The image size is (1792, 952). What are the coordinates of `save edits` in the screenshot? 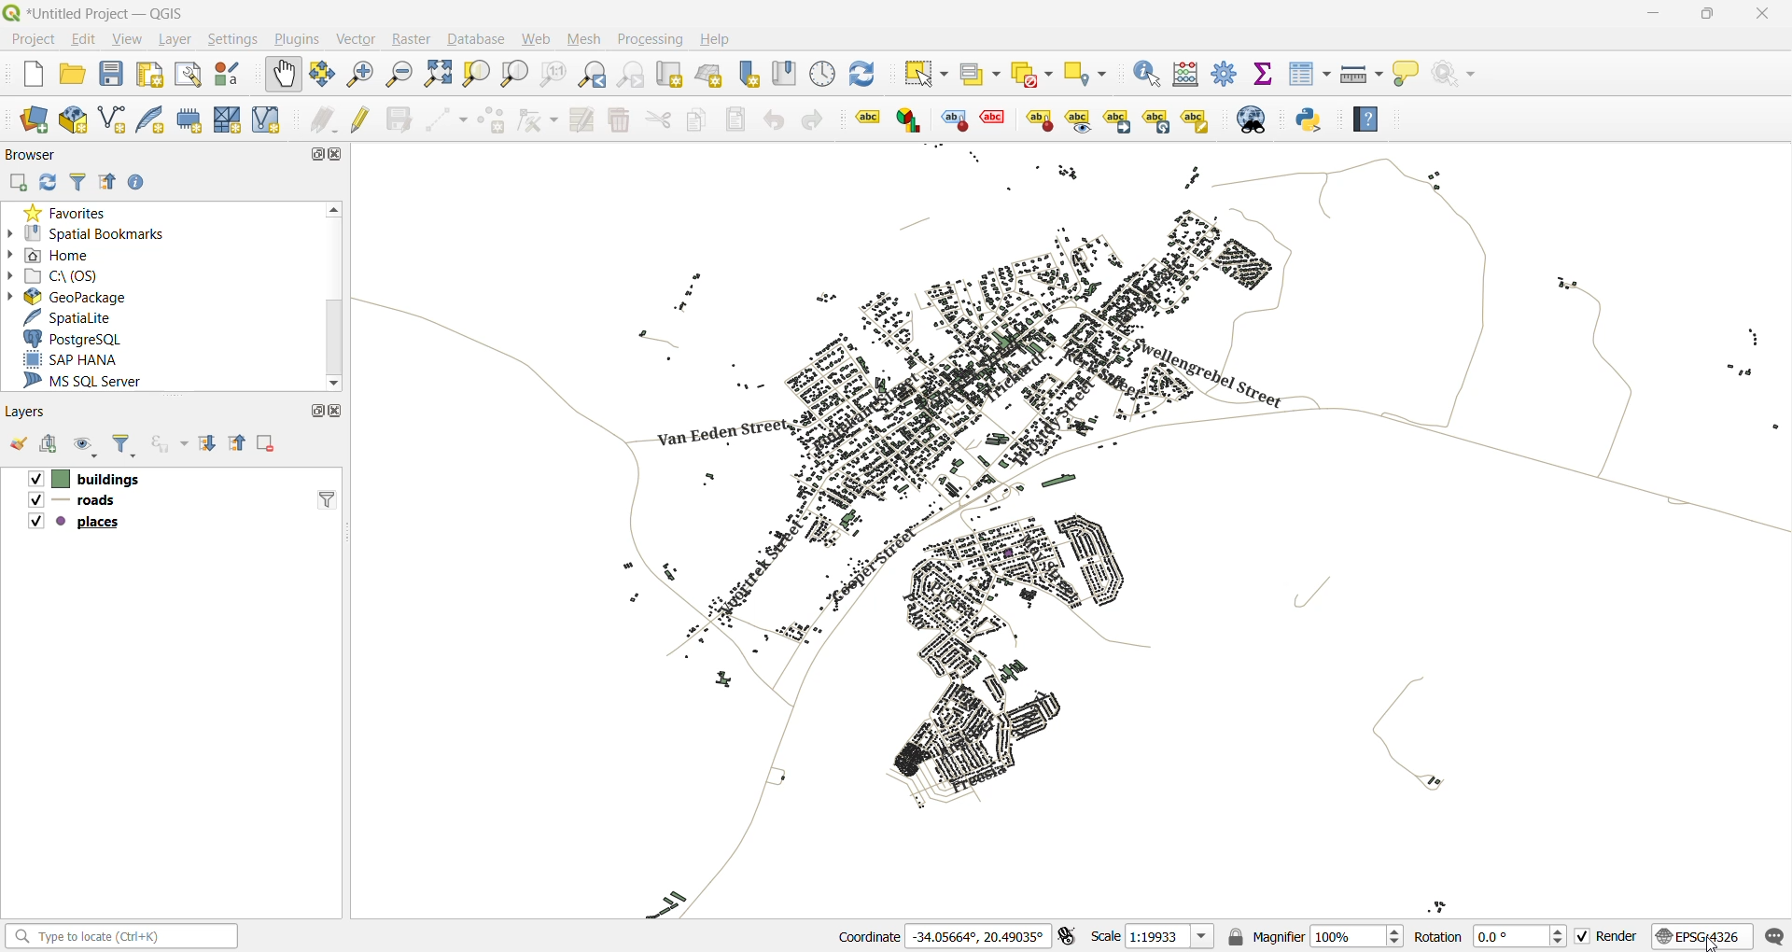 It's located at (399, 119).